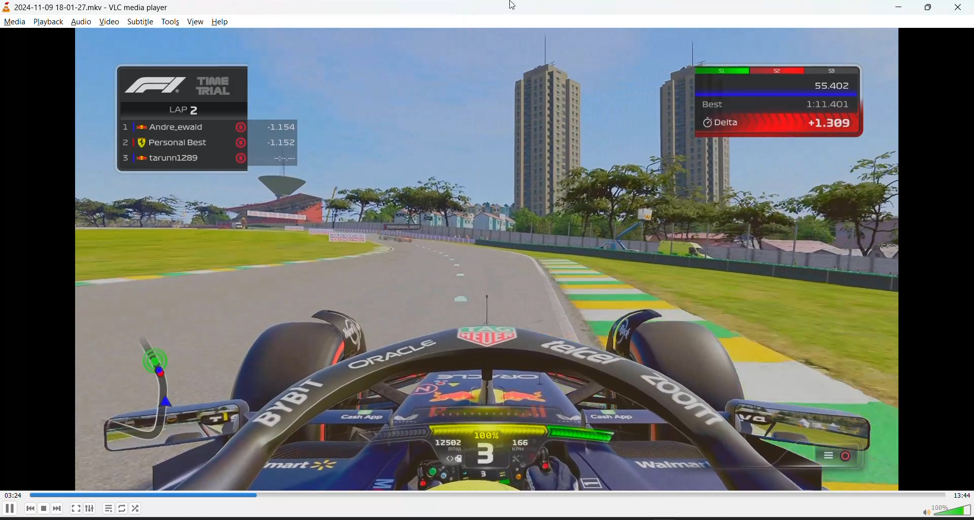  Describe the element at coordinates (47, 21) in the screenshot. I see `playback` at that location.